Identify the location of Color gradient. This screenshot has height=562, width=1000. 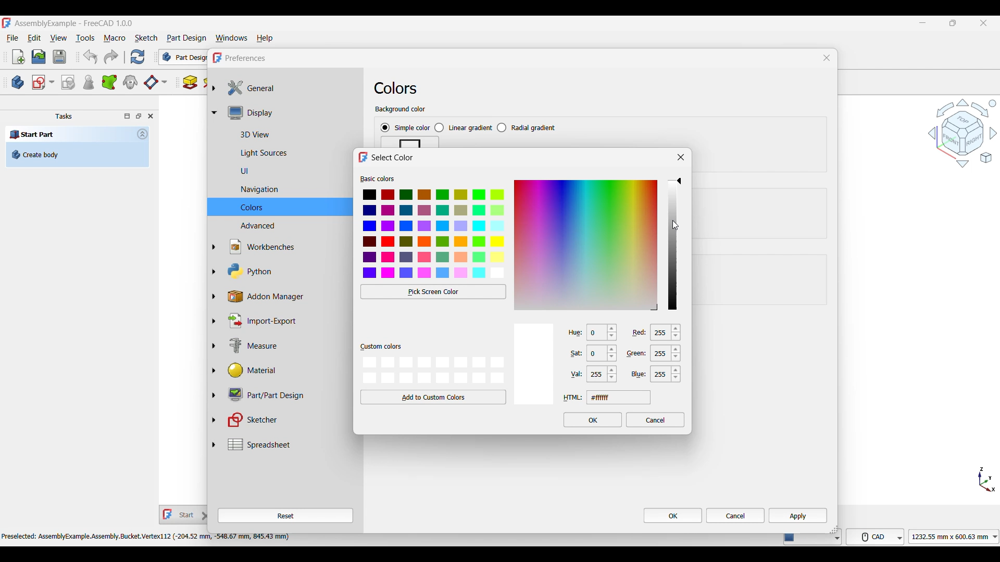
(586, 245).